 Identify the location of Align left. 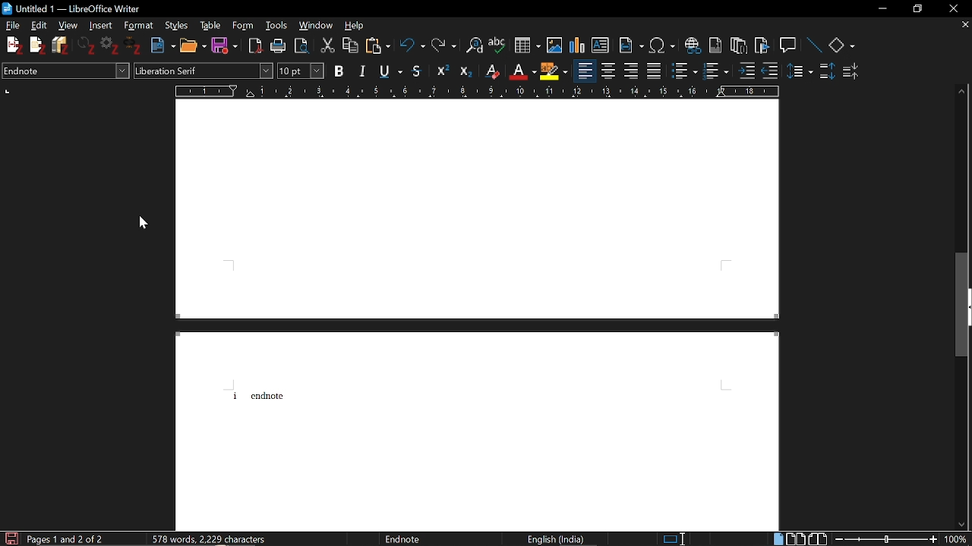
(585, 72).